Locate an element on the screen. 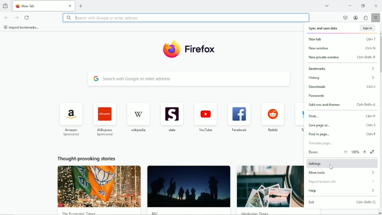 The width and height of the screenshot is (382, 215). new private window is located at coordinates (342, 58).